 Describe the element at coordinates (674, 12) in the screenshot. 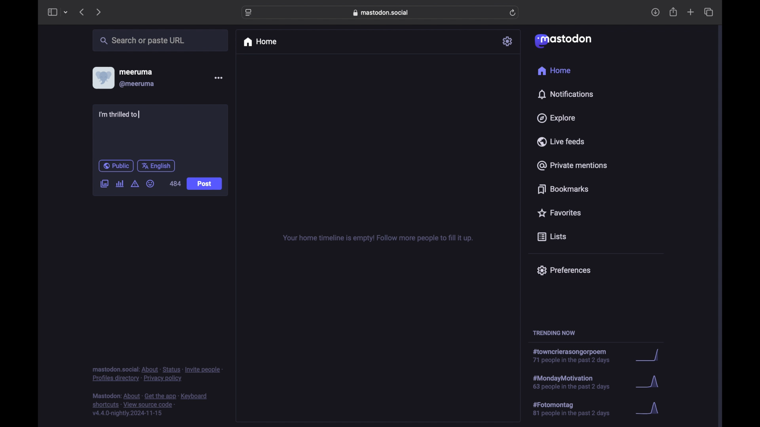

I see `share` at that location.